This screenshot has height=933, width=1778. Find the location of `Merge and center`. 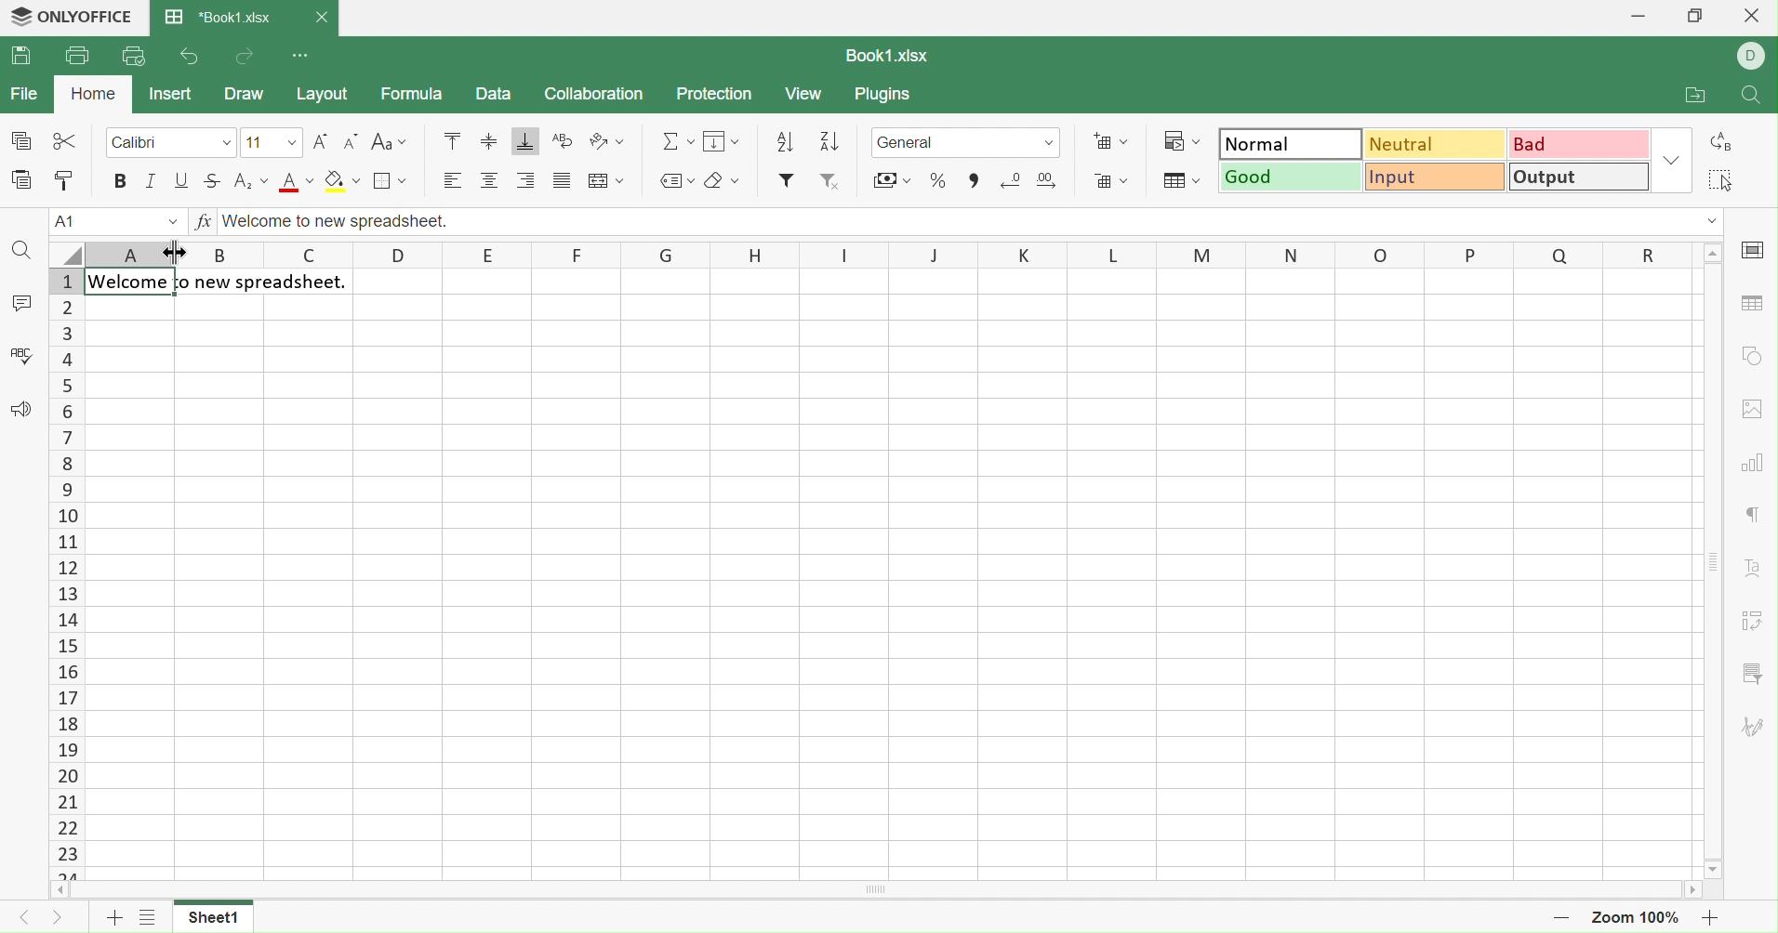

Merge and center is located at coordinates (607, 180).